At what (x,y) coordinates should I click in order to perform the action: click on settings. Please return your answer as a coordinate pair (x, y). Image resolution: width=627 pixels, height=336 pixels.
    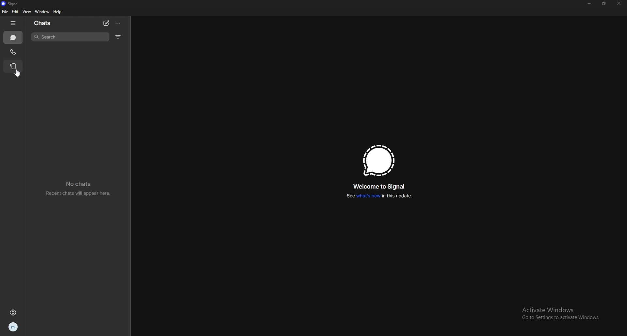
    Looking at the image, I should click on (13, 313).